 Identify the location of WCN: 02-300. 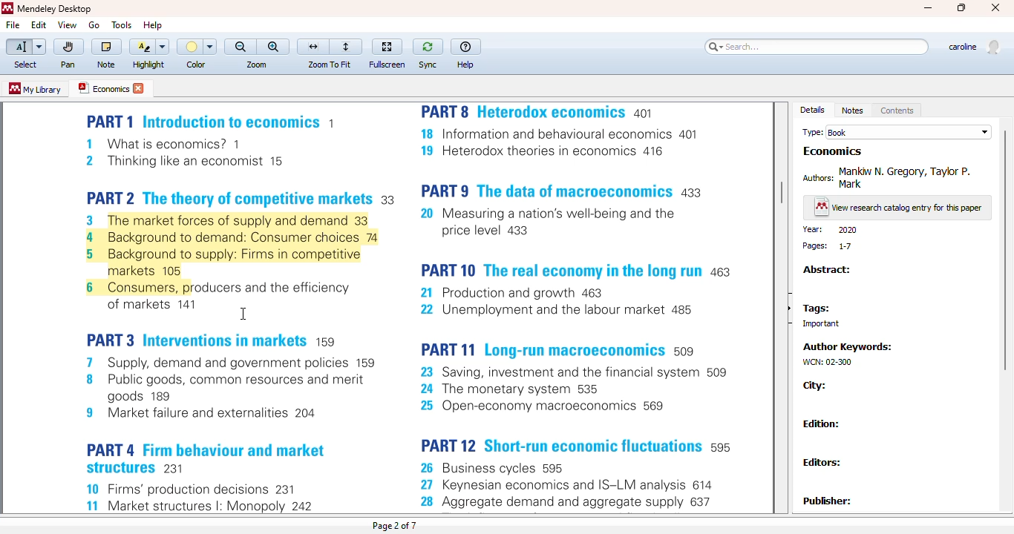
(825, 362).